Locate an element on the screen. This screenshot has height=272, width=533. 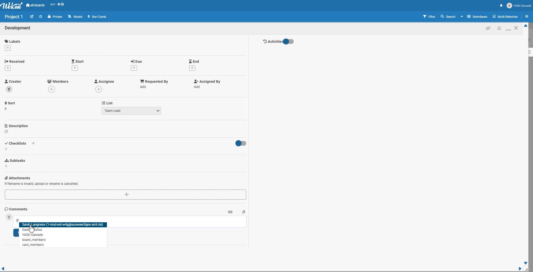
edit is located at coordinates (7, 132).